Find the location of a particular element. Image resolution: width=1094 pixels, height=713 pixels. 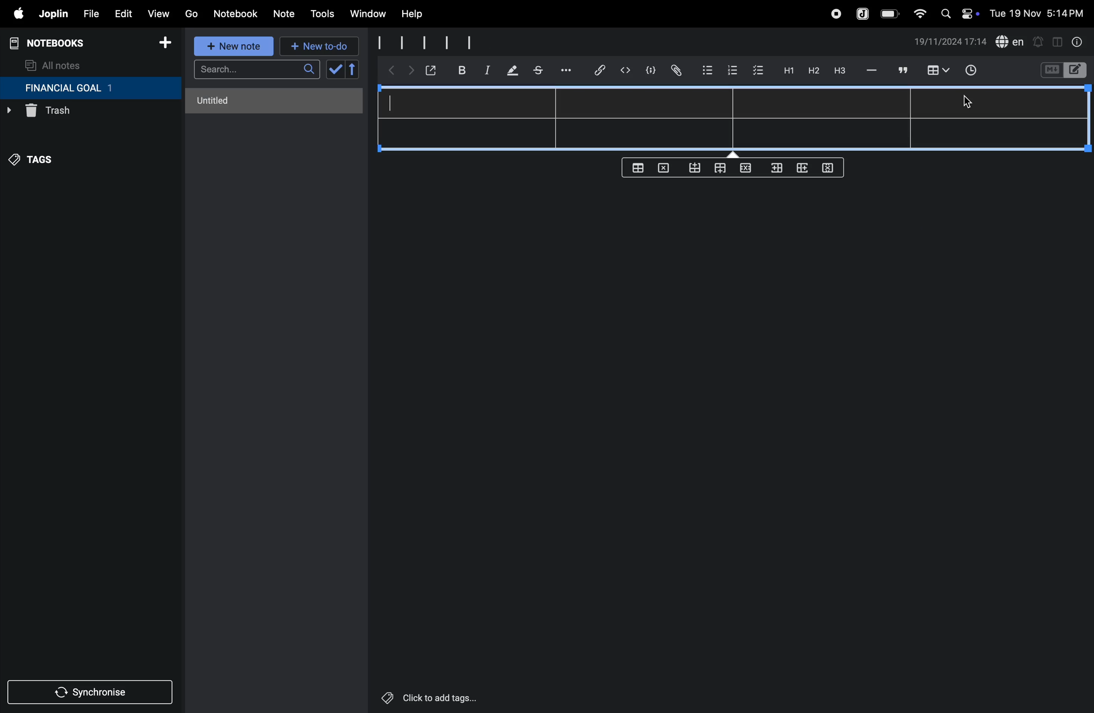

apple menu is located at coordinates (14, 13).